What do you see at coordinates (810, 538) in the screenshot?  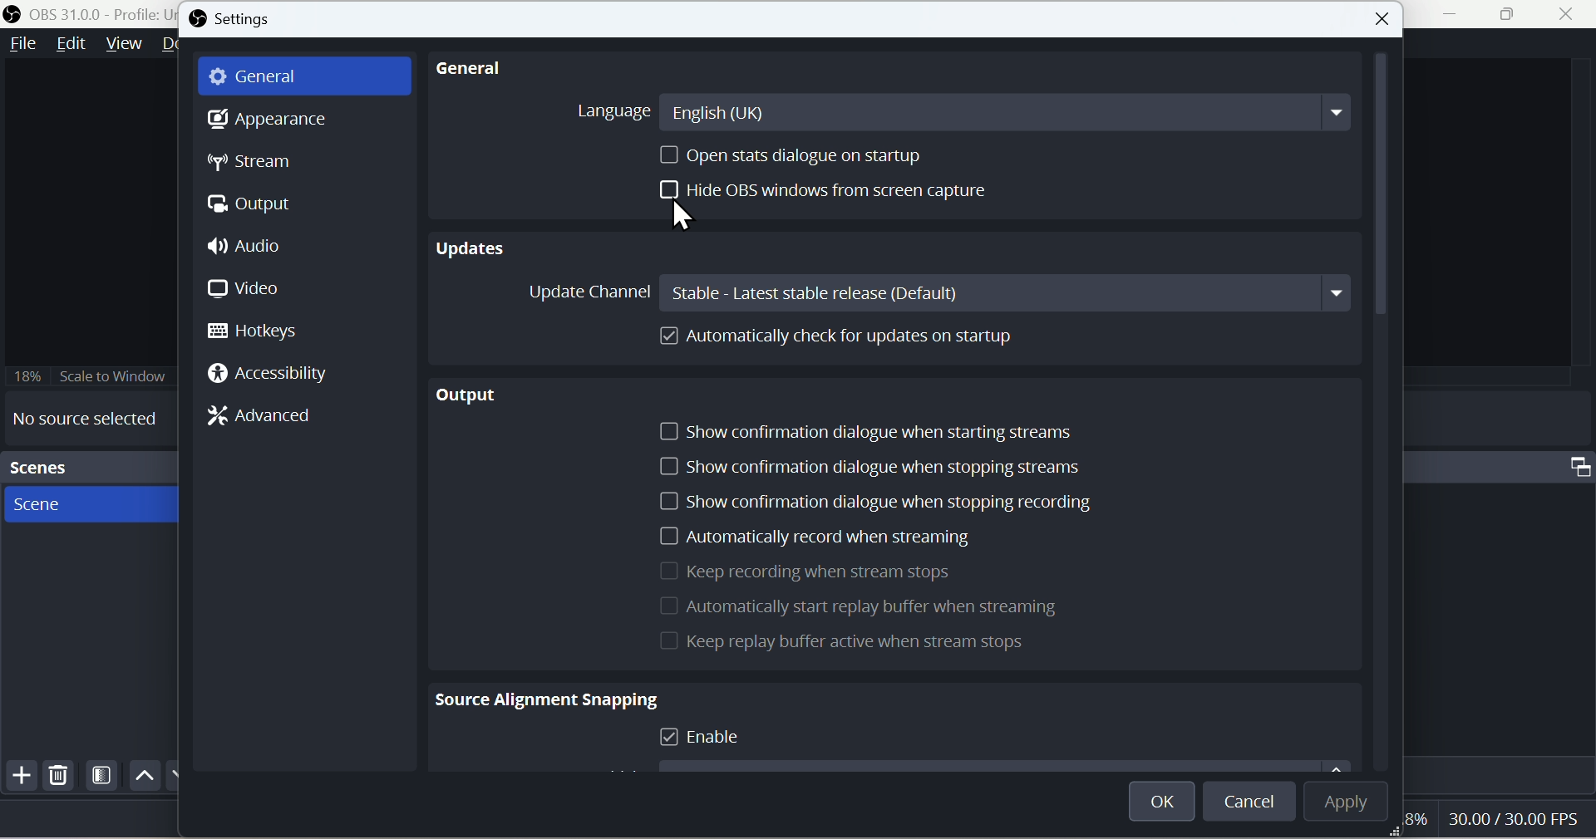 I see `Automatically record when is streaming` at bounding box center [810, 538].